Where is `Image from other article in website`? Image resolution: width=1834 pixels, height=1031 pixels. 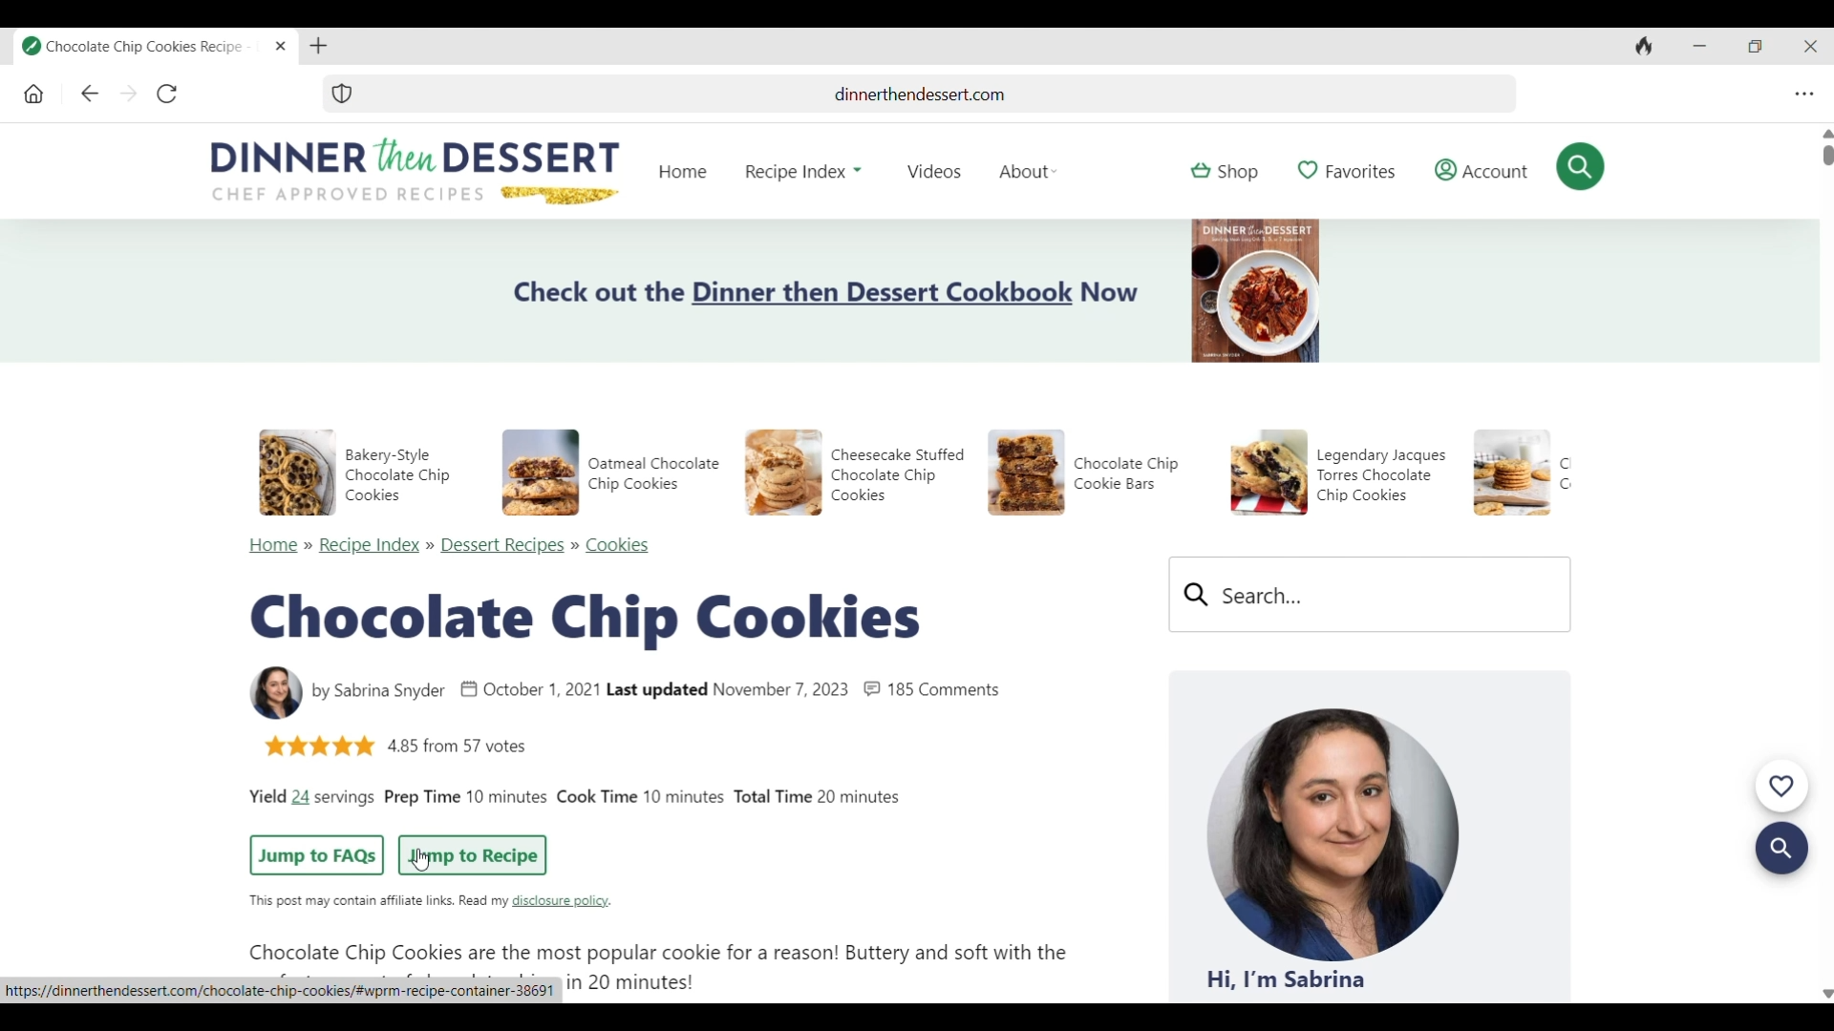 Image from other article in website is located at coordinates (541, 473).